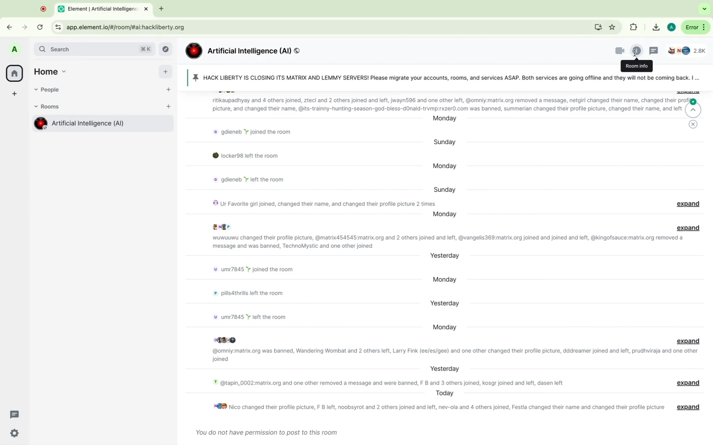 The height and width of the screenshot is (445, 713). What do you see at coordinates (445, 256) in the screenshot?
I see `day` at bounding box center [445, 256].